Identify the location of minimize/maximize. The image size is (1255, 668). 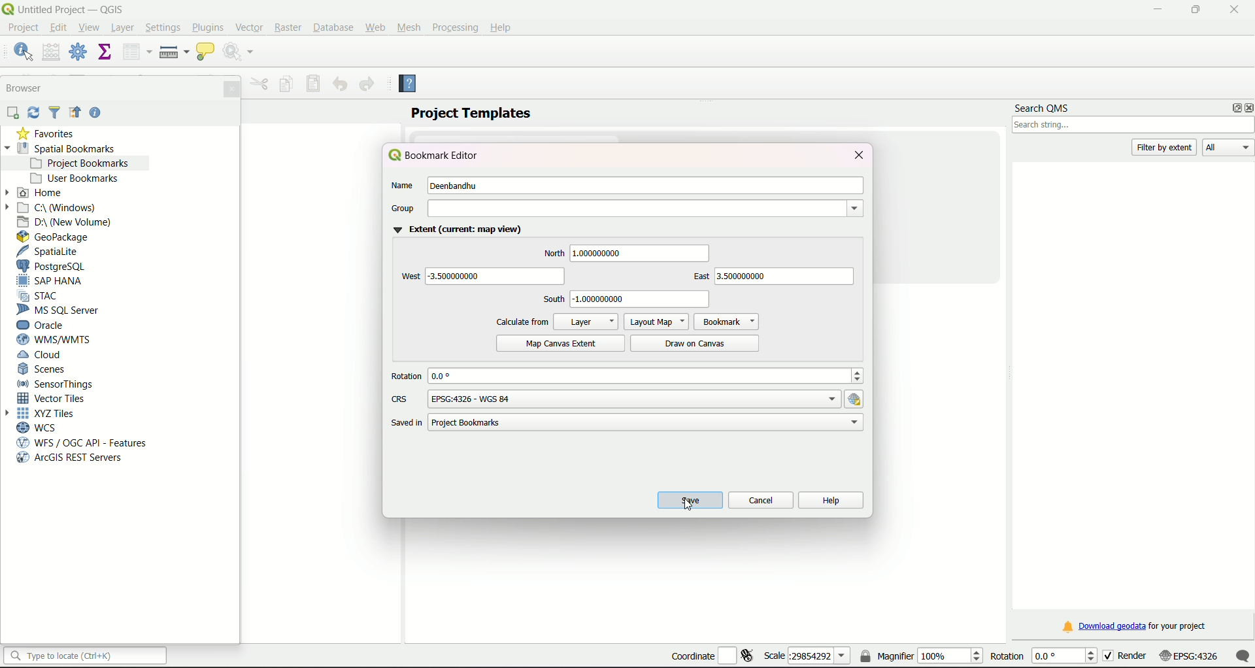
(1195, 10).